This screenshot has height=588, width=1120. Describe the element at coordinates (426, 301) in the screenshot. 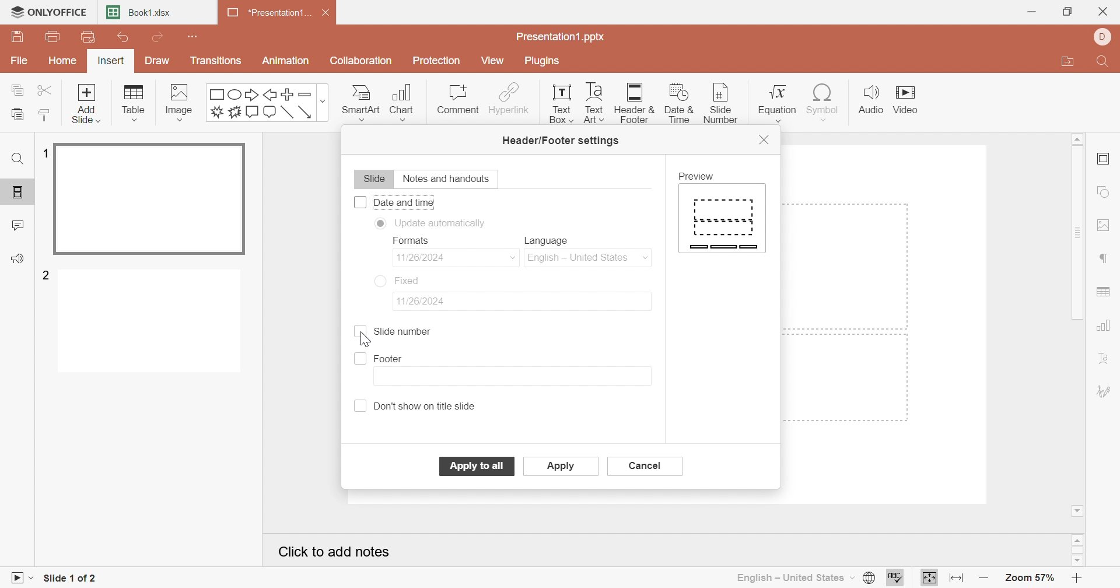

I see `11/26/2024` at that location.